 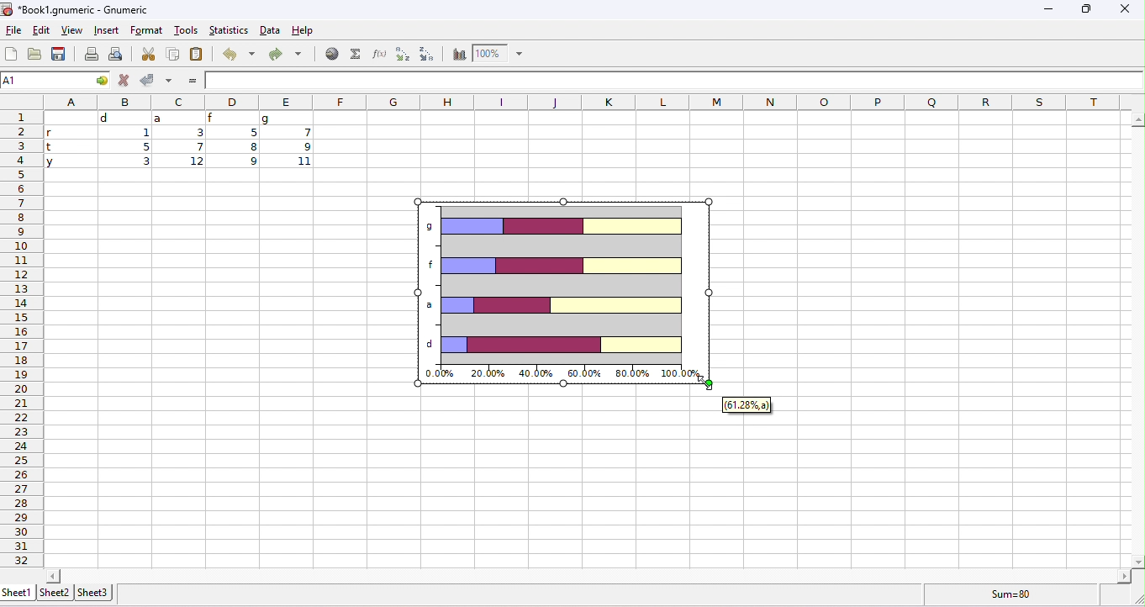 What do you see at coordinates (98, 81) in the screenshot?
I see `cell options` at bounding box center [98, 81].